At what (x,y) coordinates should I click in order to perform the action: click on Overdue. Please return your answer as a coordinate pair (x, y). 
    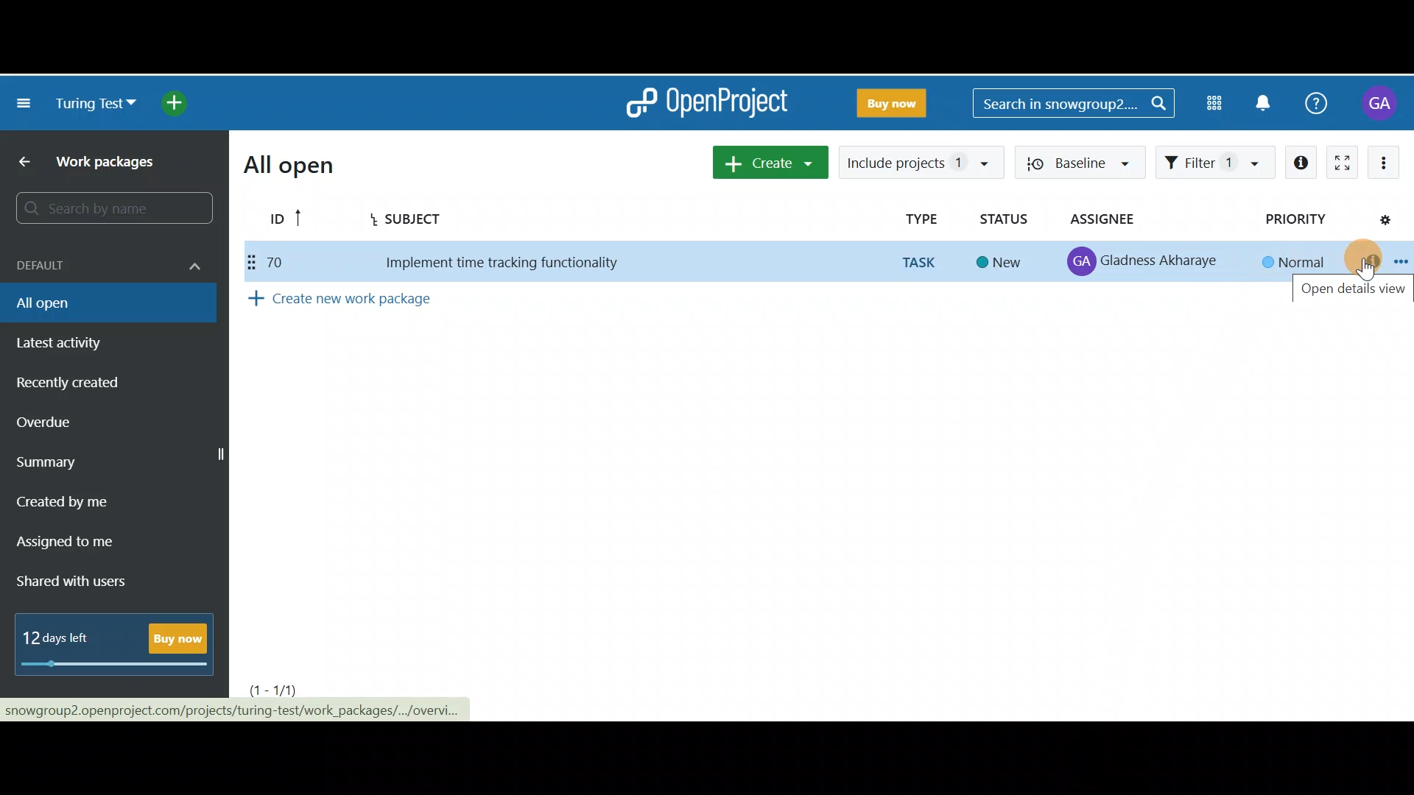
    Looking at the image, I should click on (84, 427).